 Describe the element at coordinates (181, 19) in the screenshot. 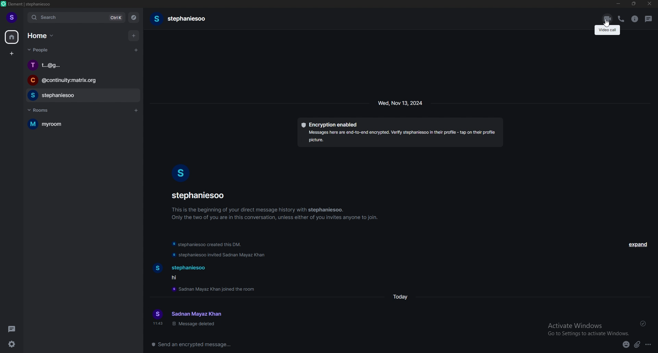

I see `usernamename` at that location.